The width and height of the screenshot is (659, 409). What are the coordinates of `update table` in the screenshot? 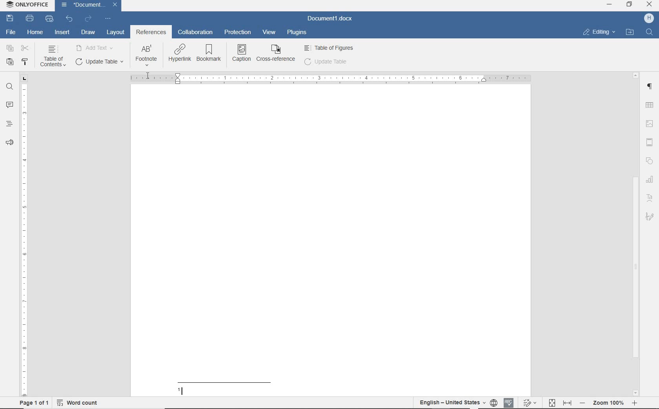 It's located at (98, 62).